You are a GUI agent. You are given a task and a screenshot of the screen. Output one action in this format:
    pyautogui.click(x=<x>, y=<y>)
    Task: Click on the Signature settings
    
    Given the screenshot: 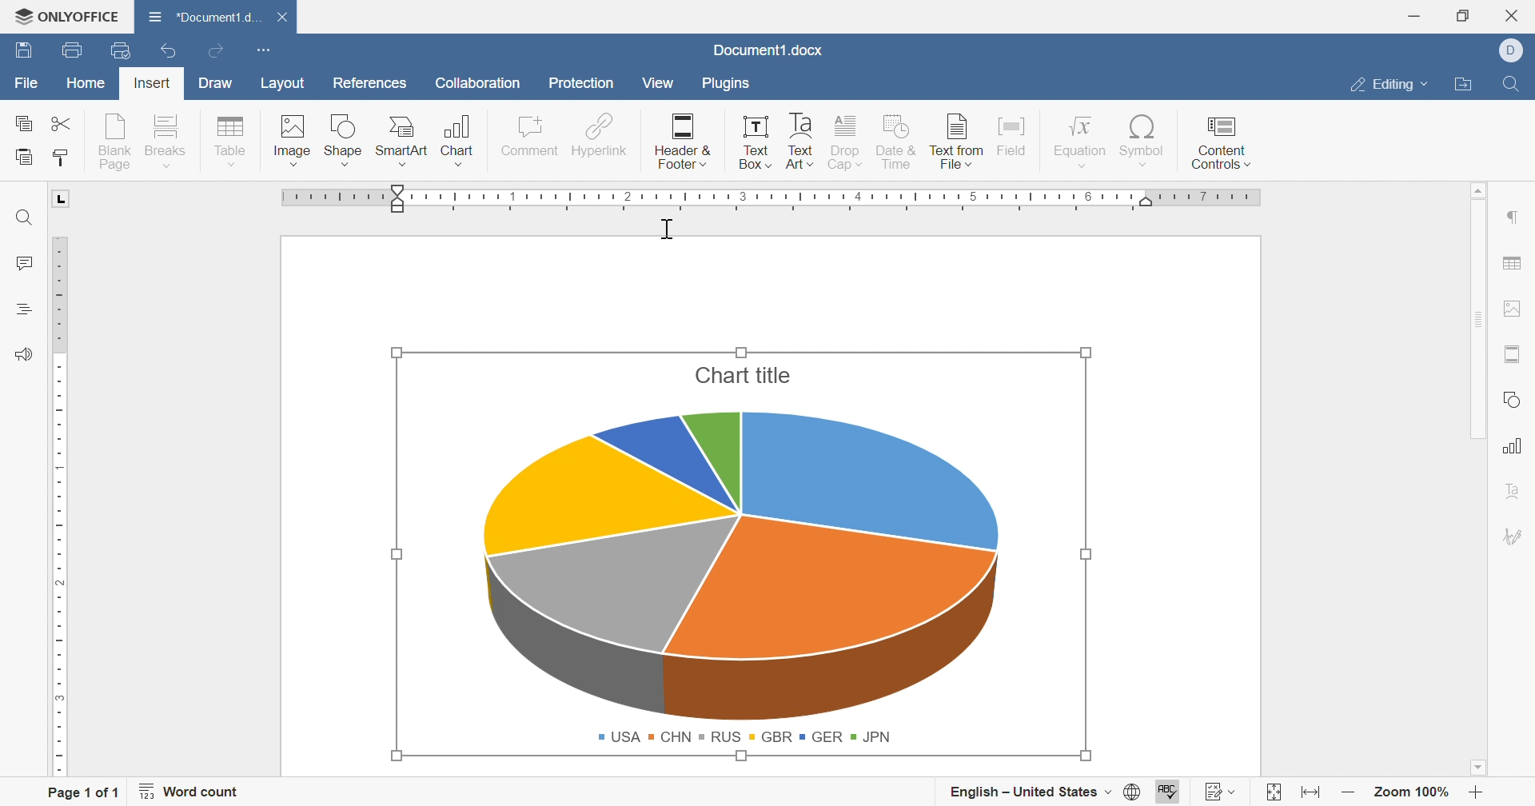 What is the action you would take?
    pyautogui.click(x=1517, y=535)
    